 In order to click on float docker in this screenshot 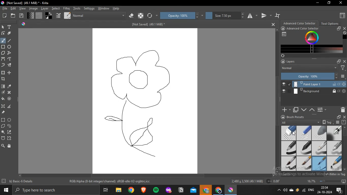, I will do `click(339, 61)`.